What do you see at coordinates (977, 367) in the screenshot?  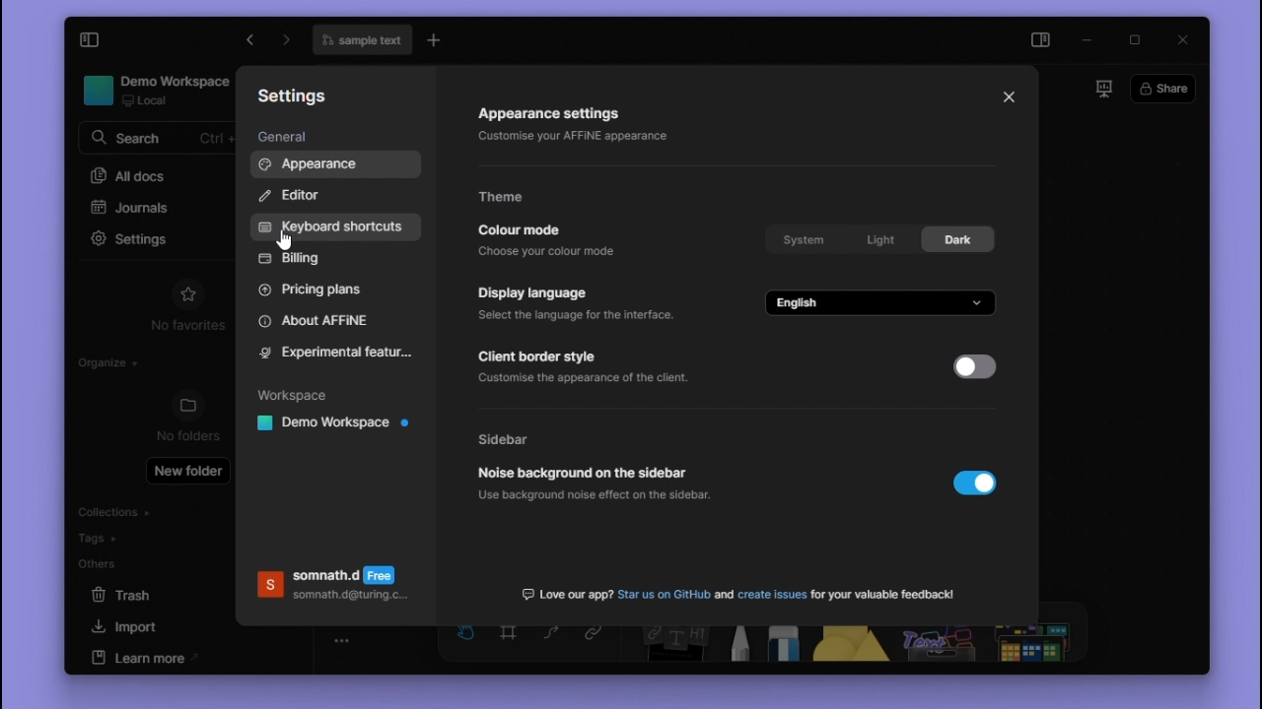 I see `Toggle switch` at bounding box center [977, 367].